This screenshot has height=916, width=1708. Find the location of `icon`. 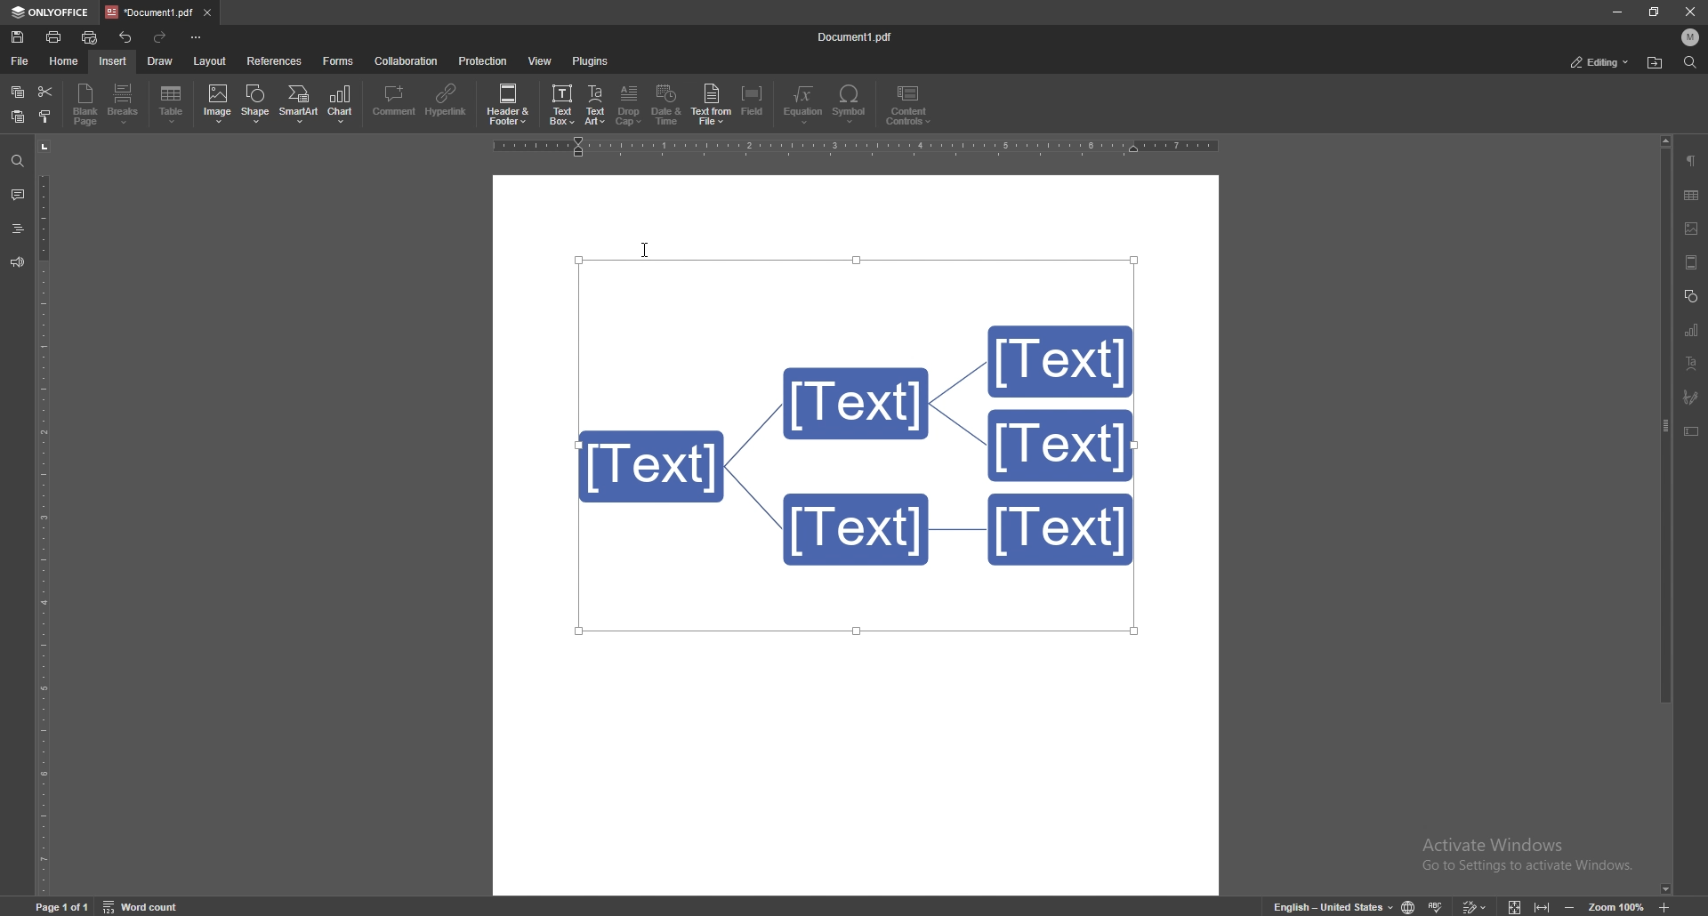

icon is located at coordinates (1542, 905).